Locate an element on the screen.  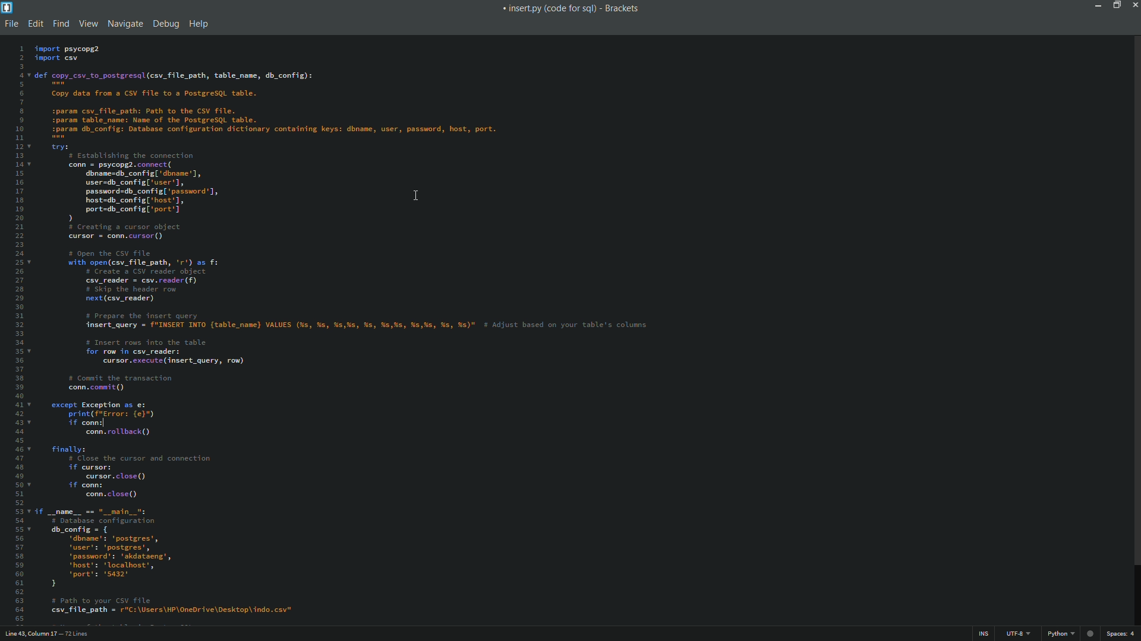
find menu is located at coordinates (61, 23).